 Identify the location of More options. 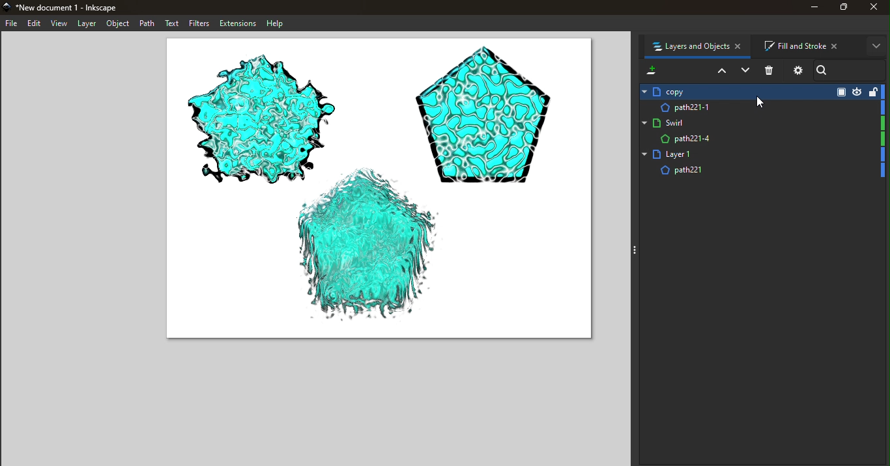
(876, 46).